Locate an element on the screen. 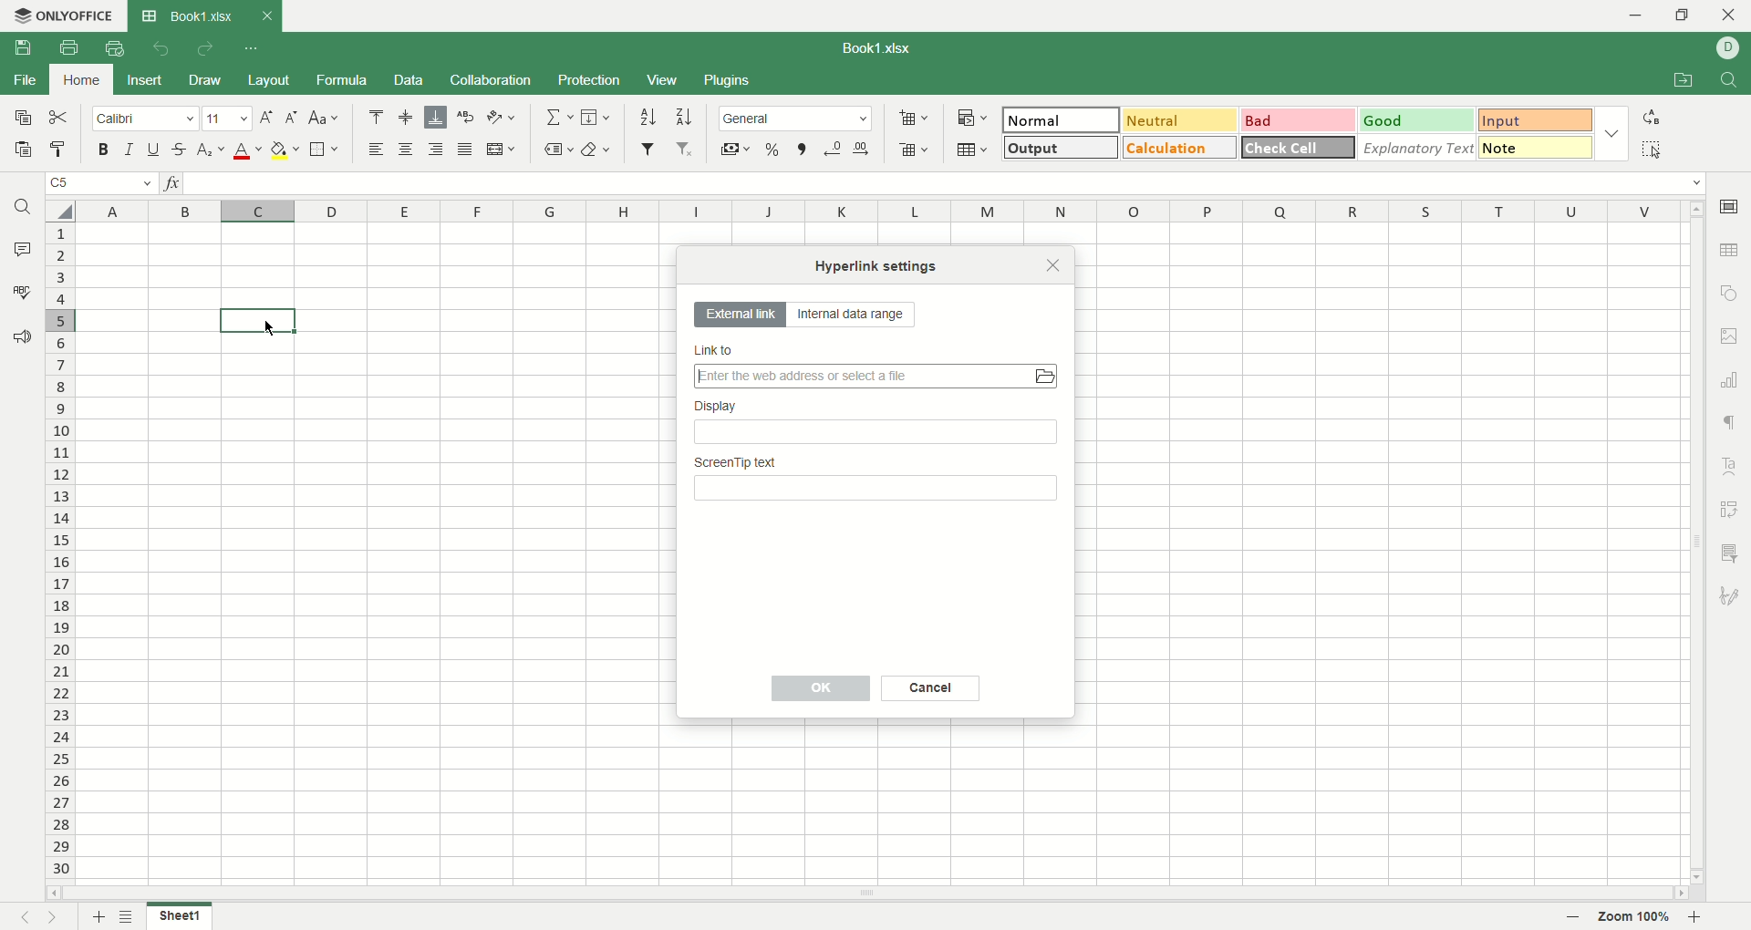 The image size is (1751, 930). draw is located at coordinates (207, 81).